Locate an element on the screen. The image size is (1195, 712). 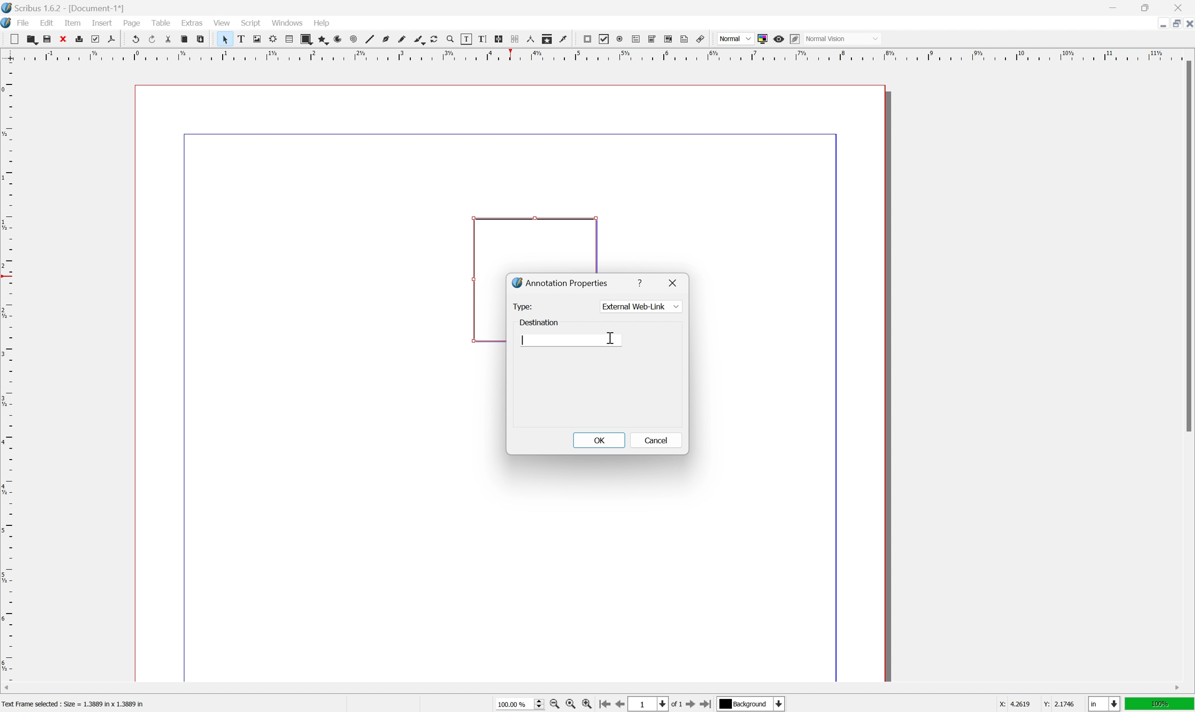
print is located at coordinates (79, 38).